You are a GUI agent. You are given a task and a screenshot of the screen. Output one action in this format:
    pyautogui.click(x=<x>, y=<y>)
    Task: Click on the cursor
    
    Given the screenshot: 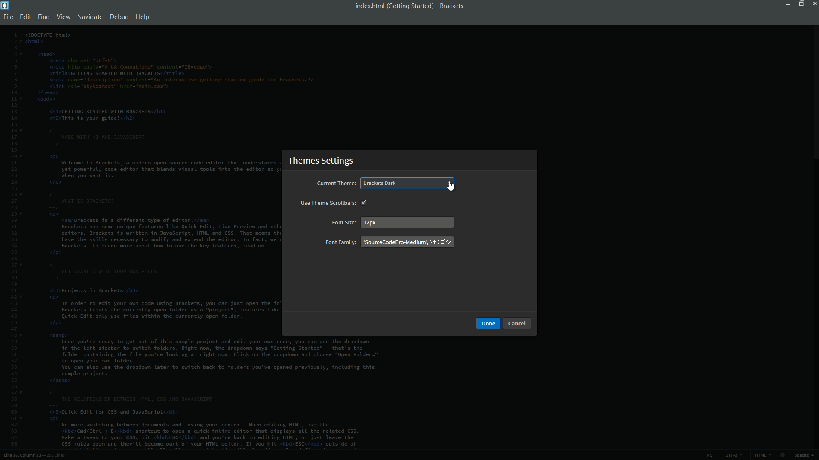 What is the action you would take?
    pyautogui.click(x=450, y=187)
    